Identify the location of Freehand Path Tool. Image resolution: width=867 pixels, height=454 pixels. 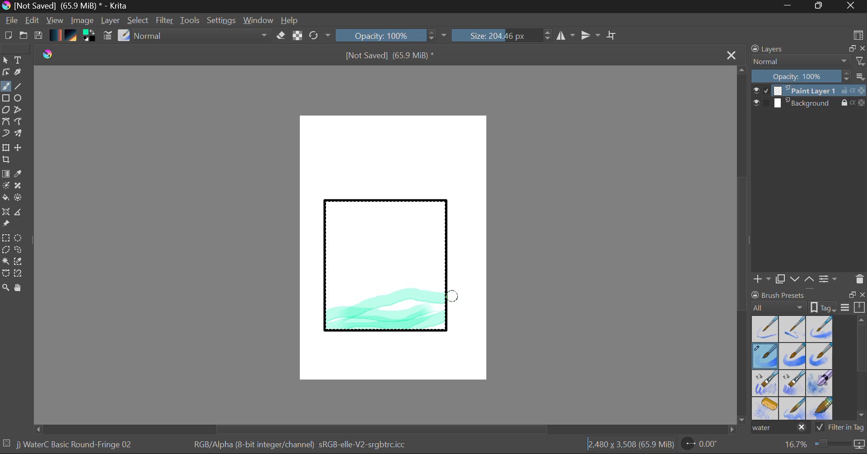
(18, 122).